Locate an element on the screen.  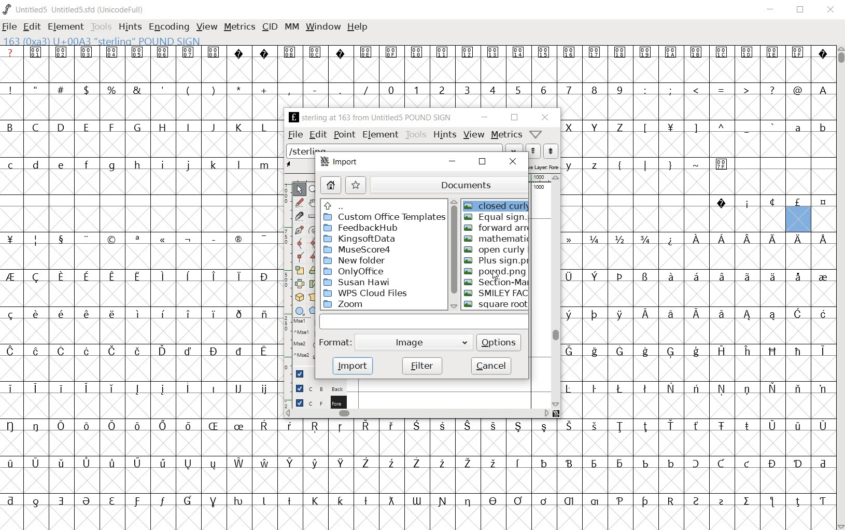
8 is located at coordinates (594, 90).